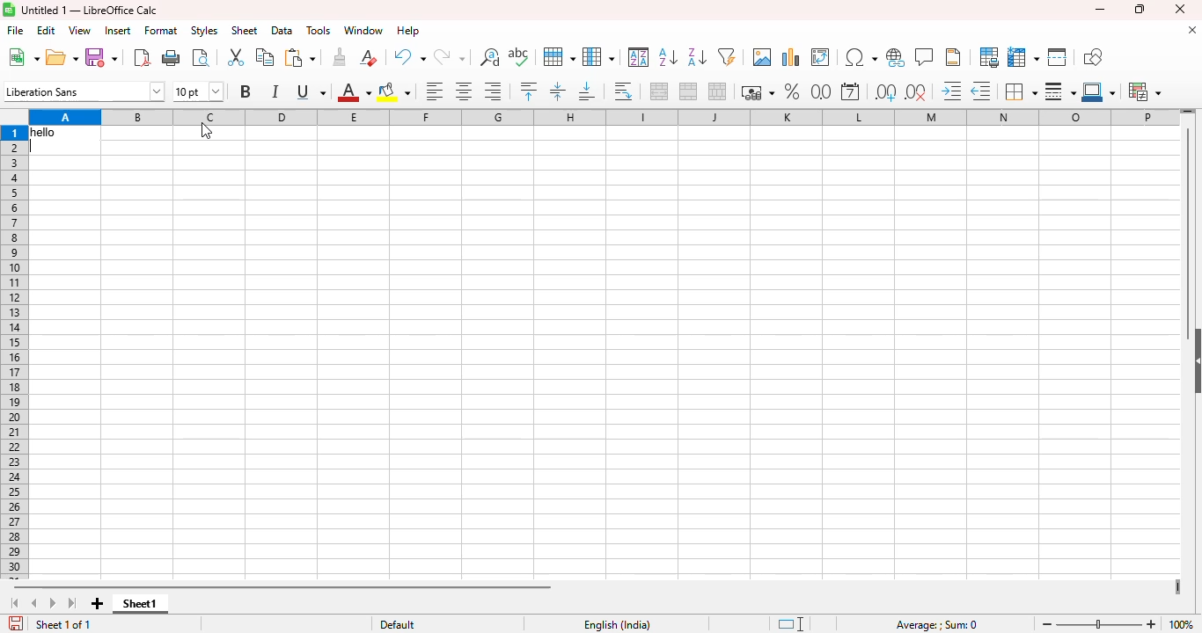 Image resolution: width=1202 pixels, height=633 pixels. Describe the element at coordinates (1179, 9) in the screenshot. I see `close` at that location.